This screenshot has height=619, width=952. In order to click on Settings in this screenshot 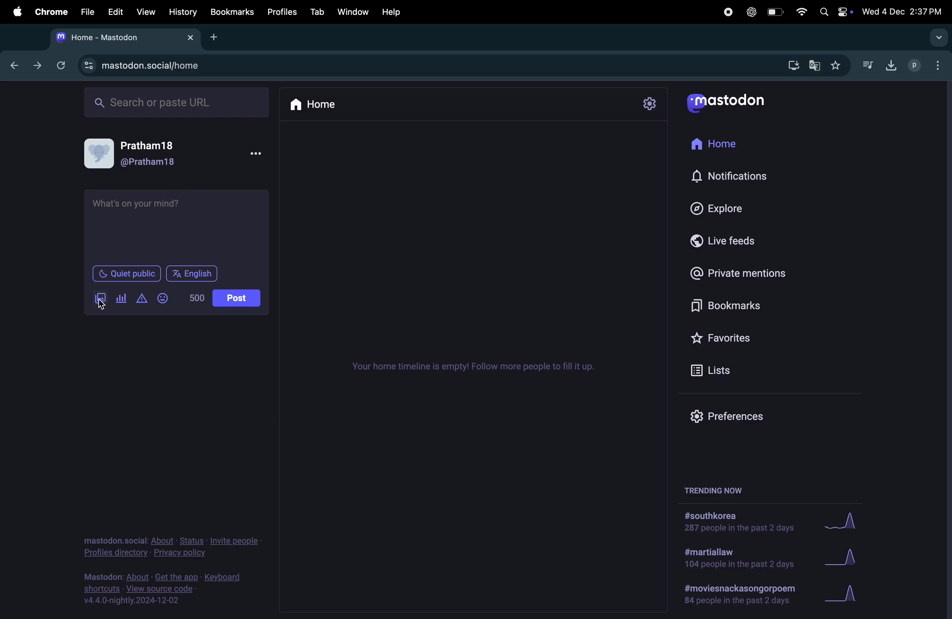, I will do `click(649, 104)`.